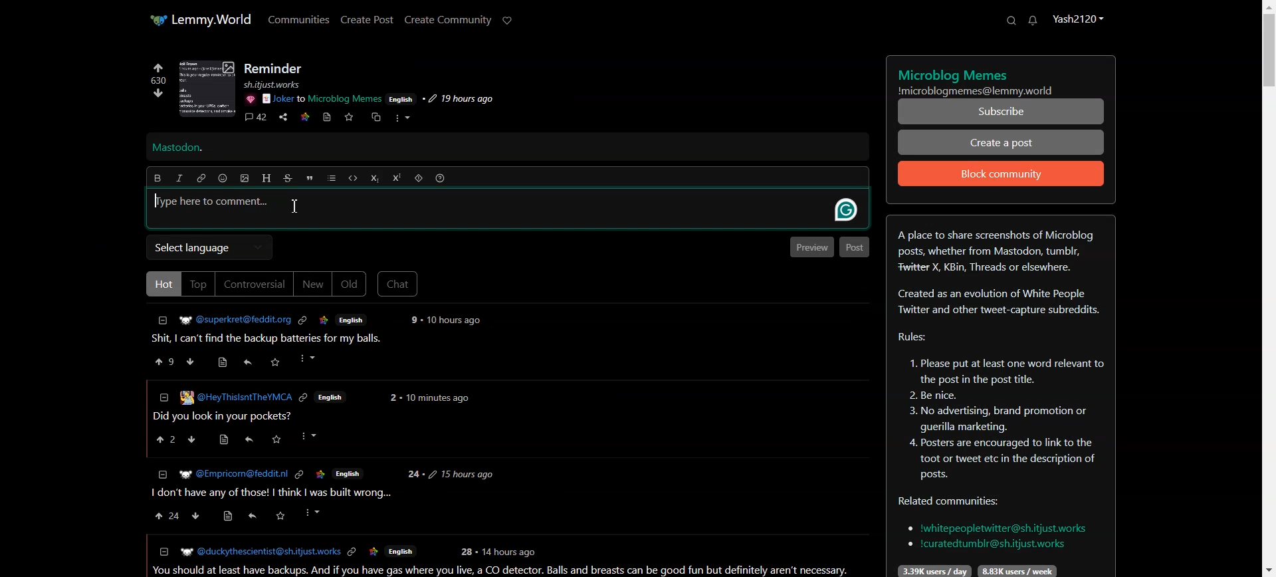 The height and width of the screenshot is (577, 1276). What do you see at coordinates (225, 360) in the screenshot?
I see `=)` at bounding box center [225, 360].